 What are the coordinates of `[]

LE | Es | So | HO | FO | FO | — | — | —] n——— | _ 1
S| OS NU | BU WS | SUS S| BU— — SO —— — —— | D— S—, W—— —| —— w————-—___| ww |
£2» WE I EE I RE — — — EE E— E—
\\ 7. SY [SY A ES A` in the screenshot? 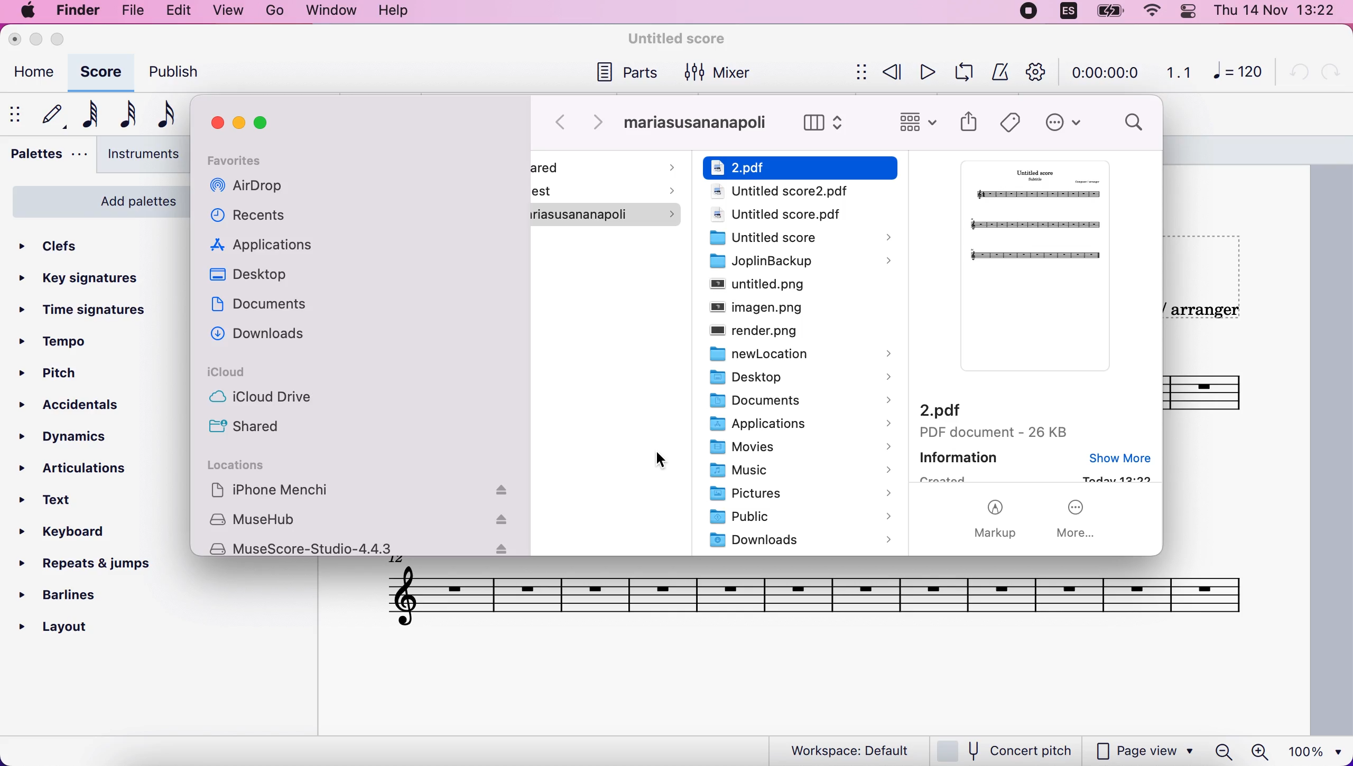 It's located at (809, 595).